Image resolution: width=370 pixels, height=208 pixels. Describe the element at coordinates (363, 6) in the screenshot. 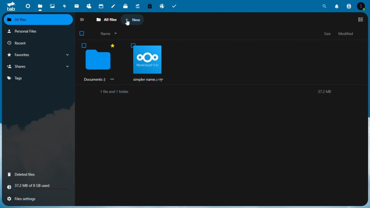

I see `Account icon` at that location.